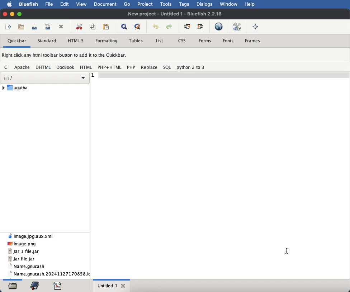 The width and height of the screenshot is (350, 292). I want to click on undo, so click(156, 27).